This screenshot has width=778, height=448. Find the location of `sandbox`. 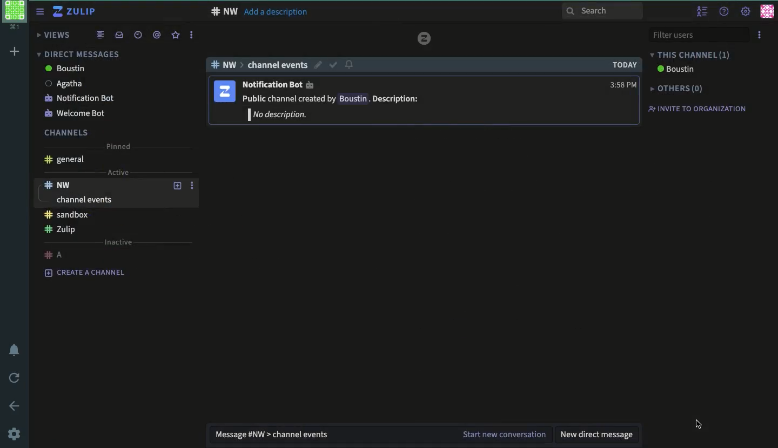

sandbox is located at coordinates (66, 214).